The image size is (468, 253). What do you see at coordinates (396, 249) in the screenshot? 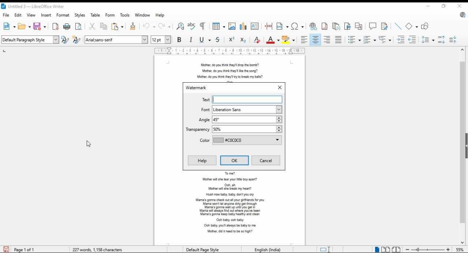
I see `book view` at bounding box center [396, 249].